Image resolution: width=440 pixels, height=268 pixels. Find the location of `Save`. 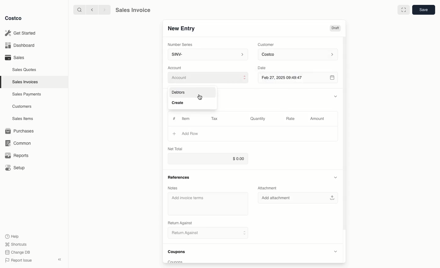

Save is located at coordinates (423, 10).